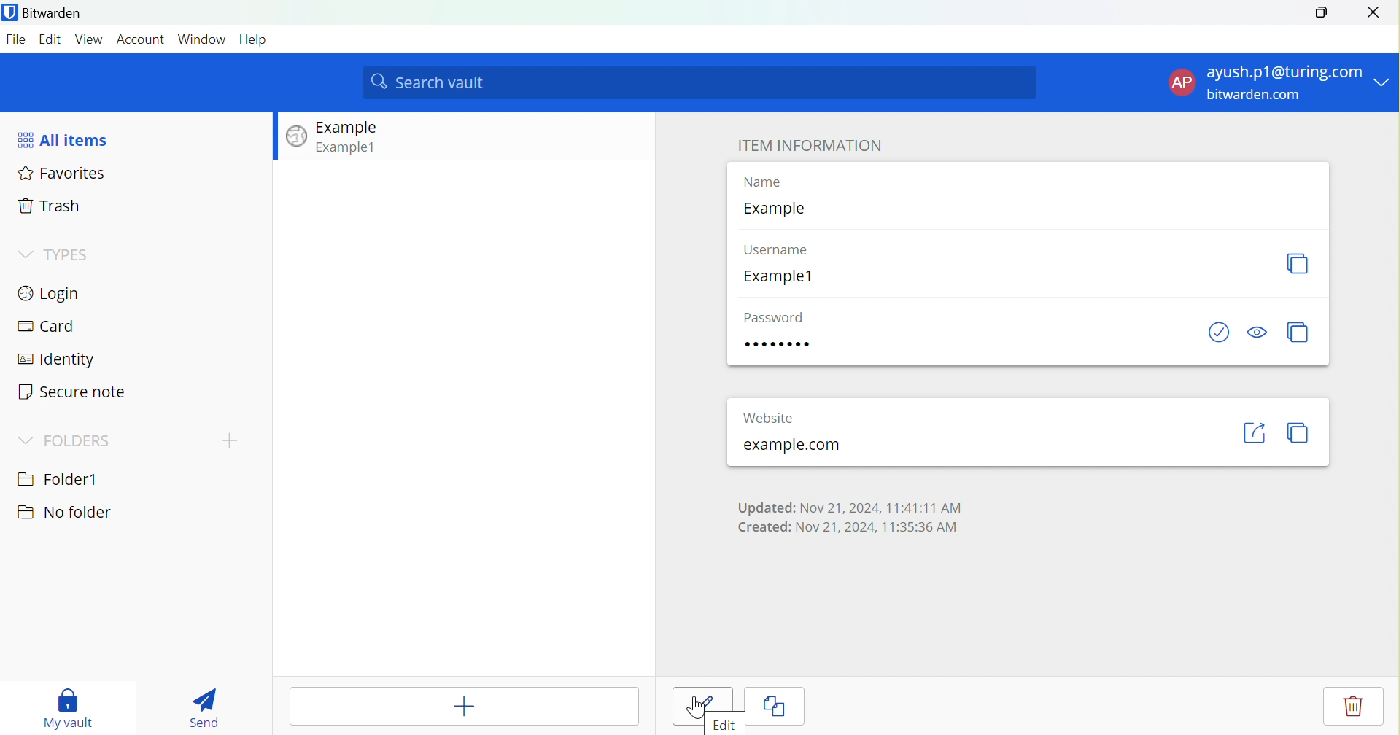  I want to click on Name, so click(767, 183).